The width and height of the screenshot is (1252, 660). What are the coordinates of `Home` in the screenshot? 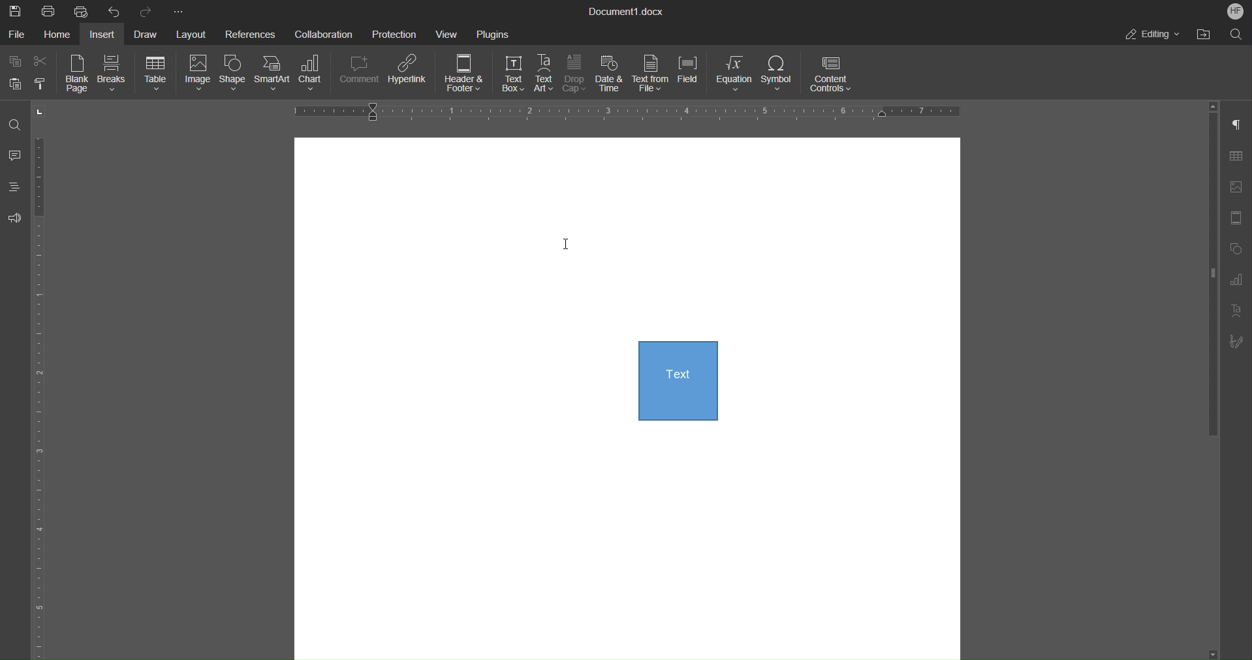 It's located at (60, 35).